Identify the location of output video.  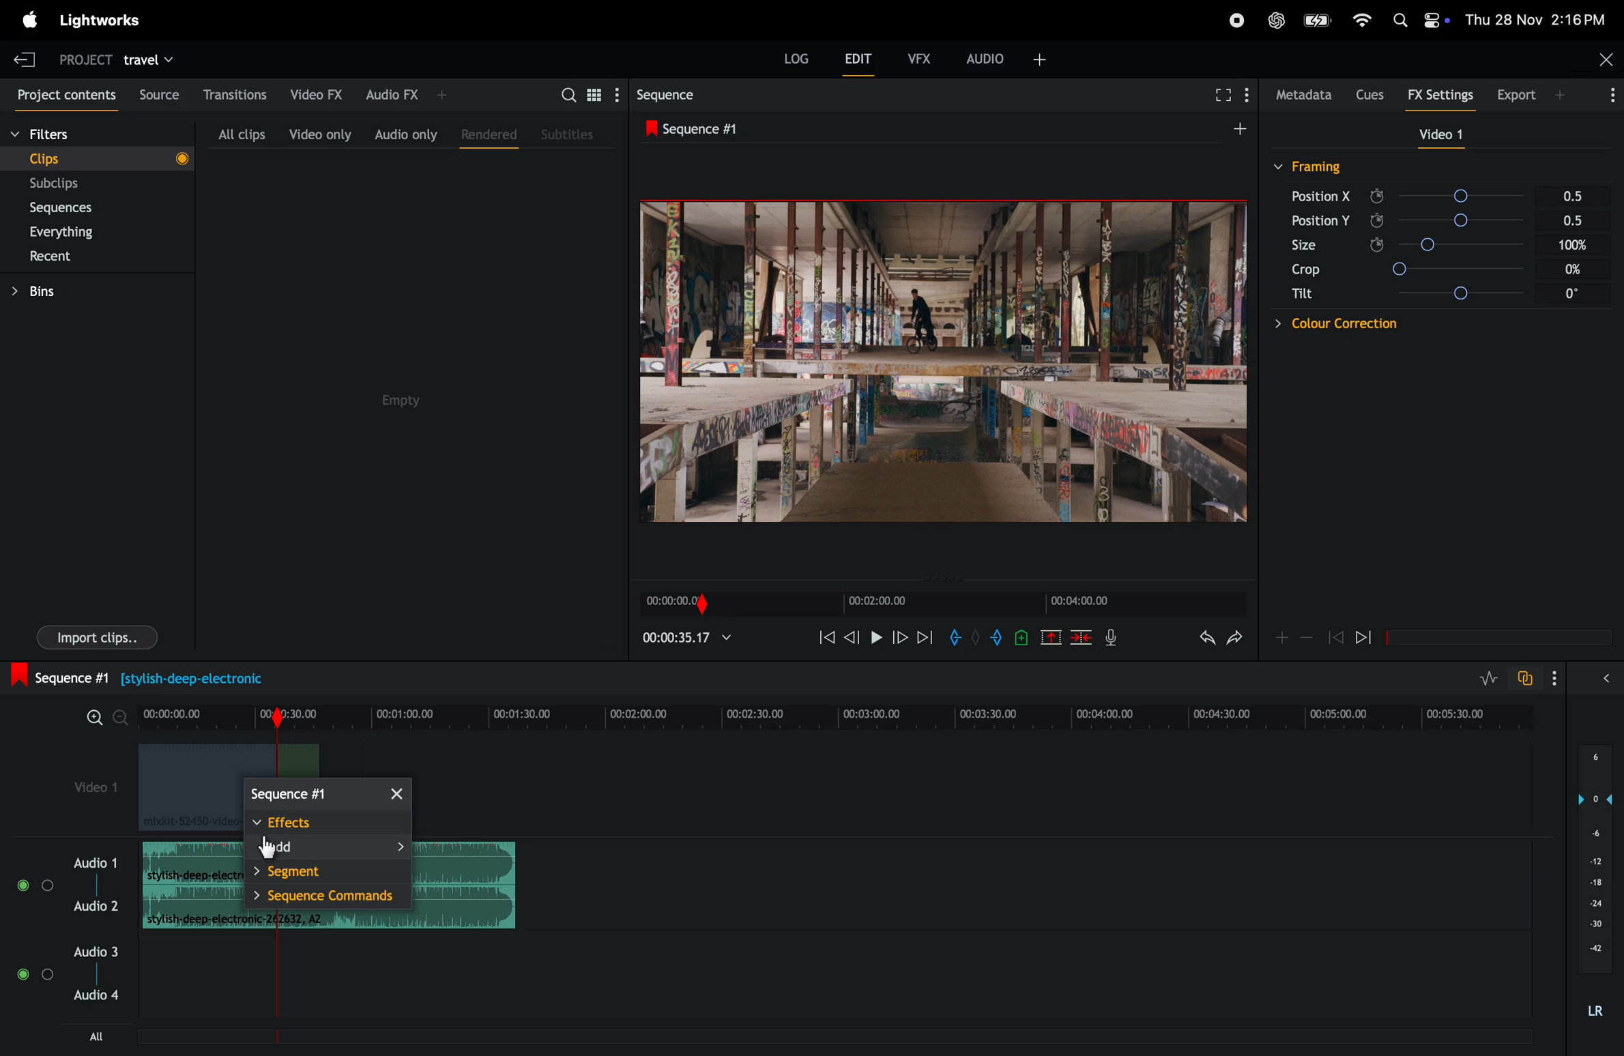
(942, 362).